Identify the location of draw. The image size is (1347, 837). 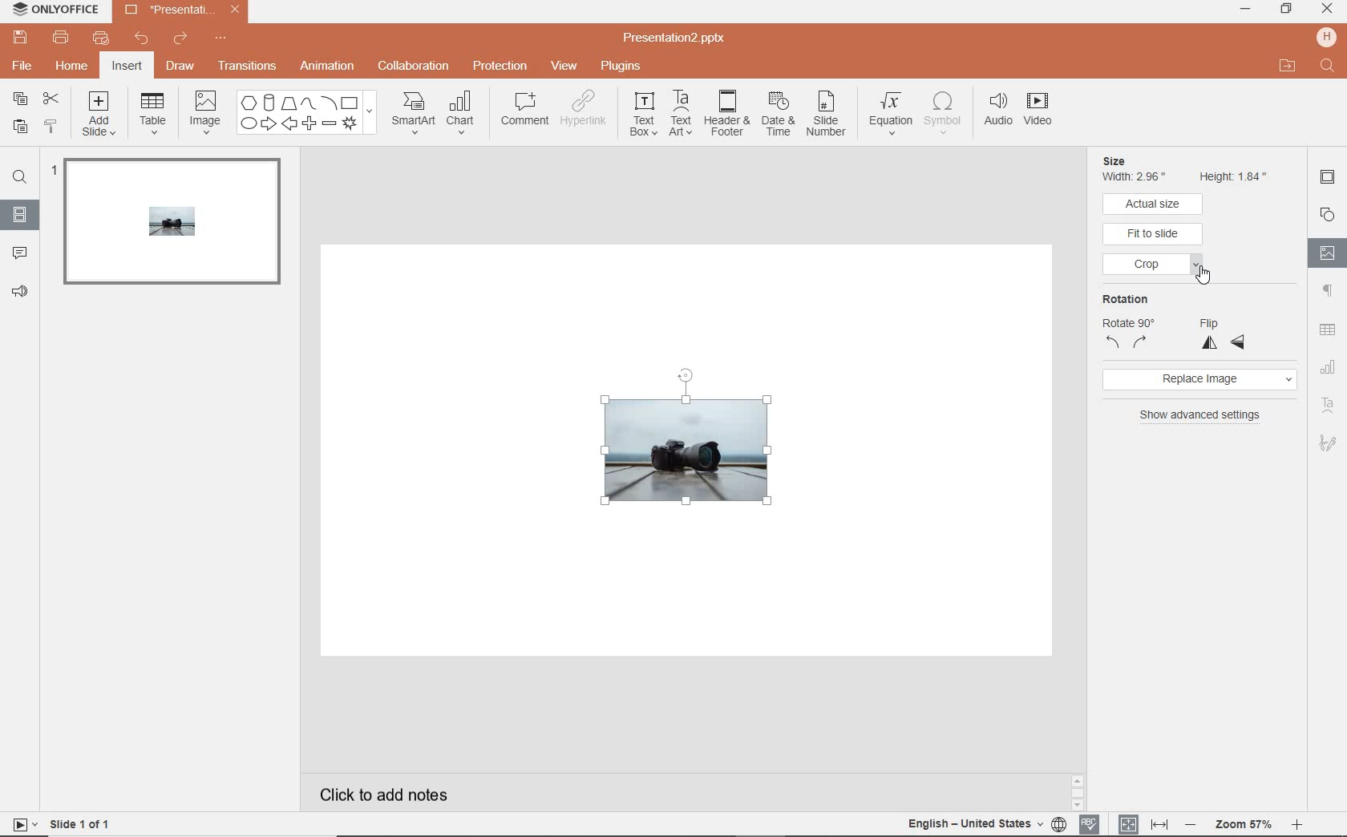
(181, 67).